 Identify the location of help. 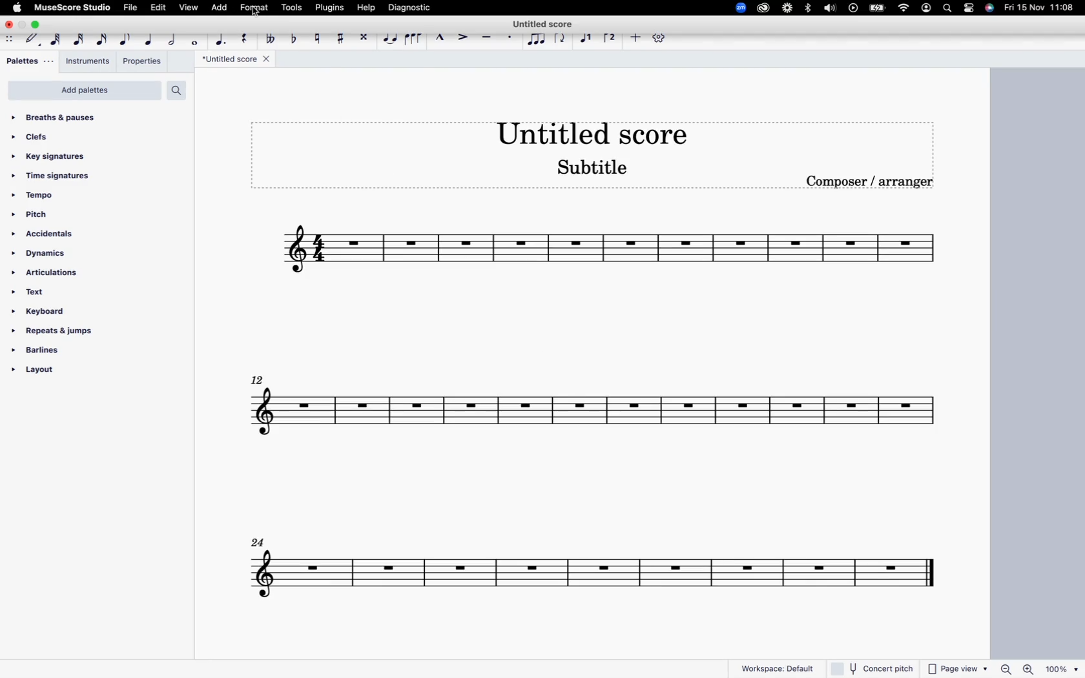
(366, 9).